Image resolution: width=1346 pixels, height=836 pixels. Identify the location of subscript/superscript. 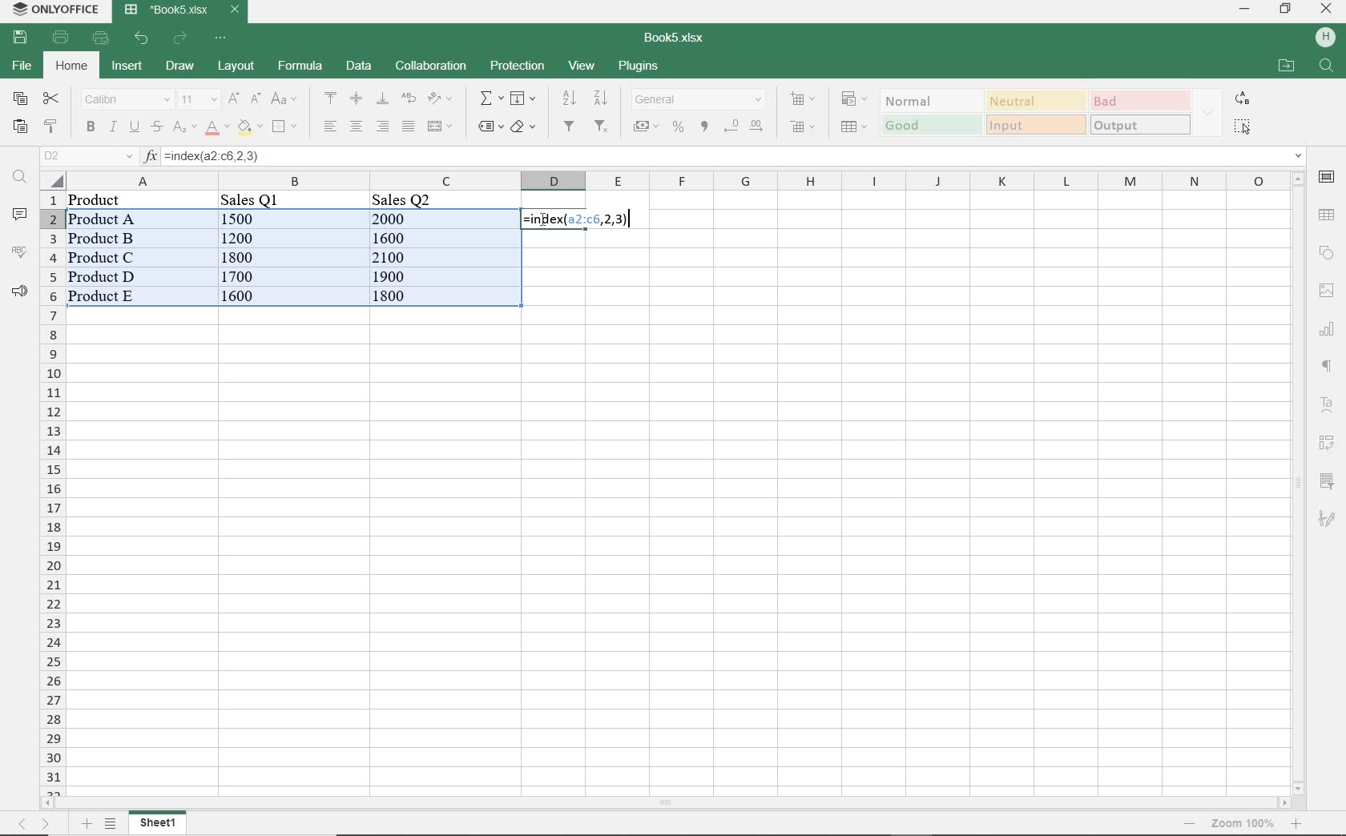
(183, 128).